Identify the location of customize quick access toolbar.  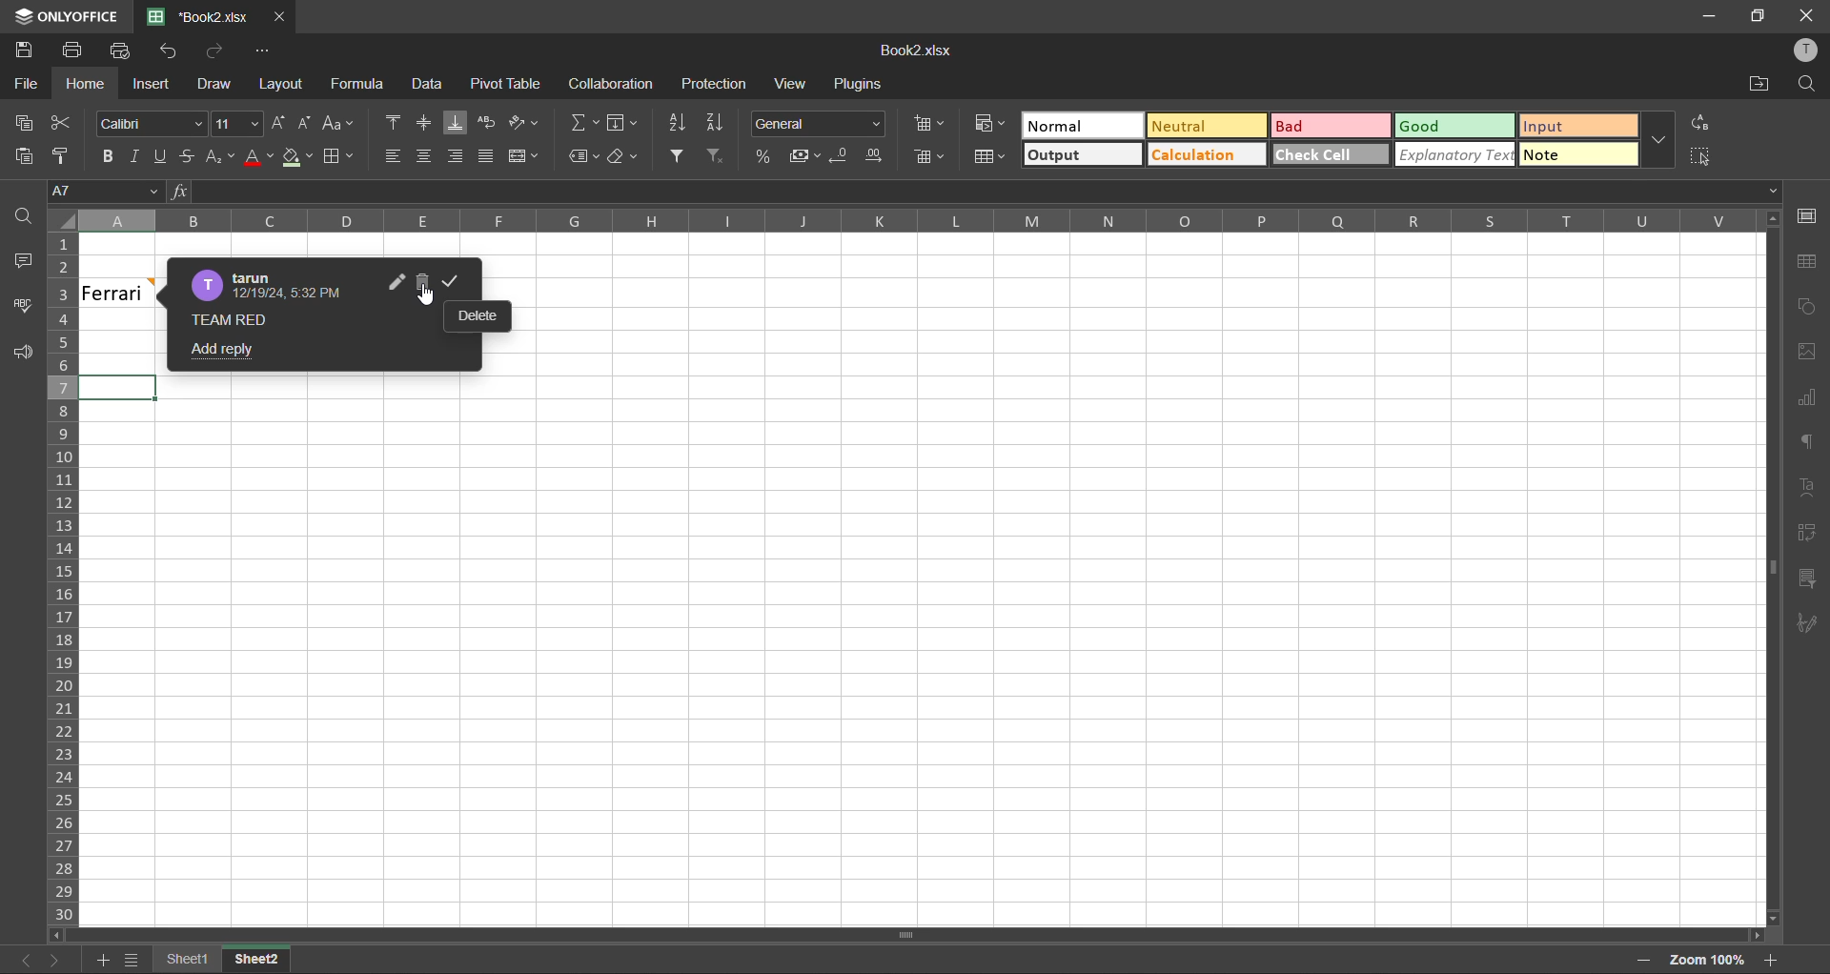
(264, 52).